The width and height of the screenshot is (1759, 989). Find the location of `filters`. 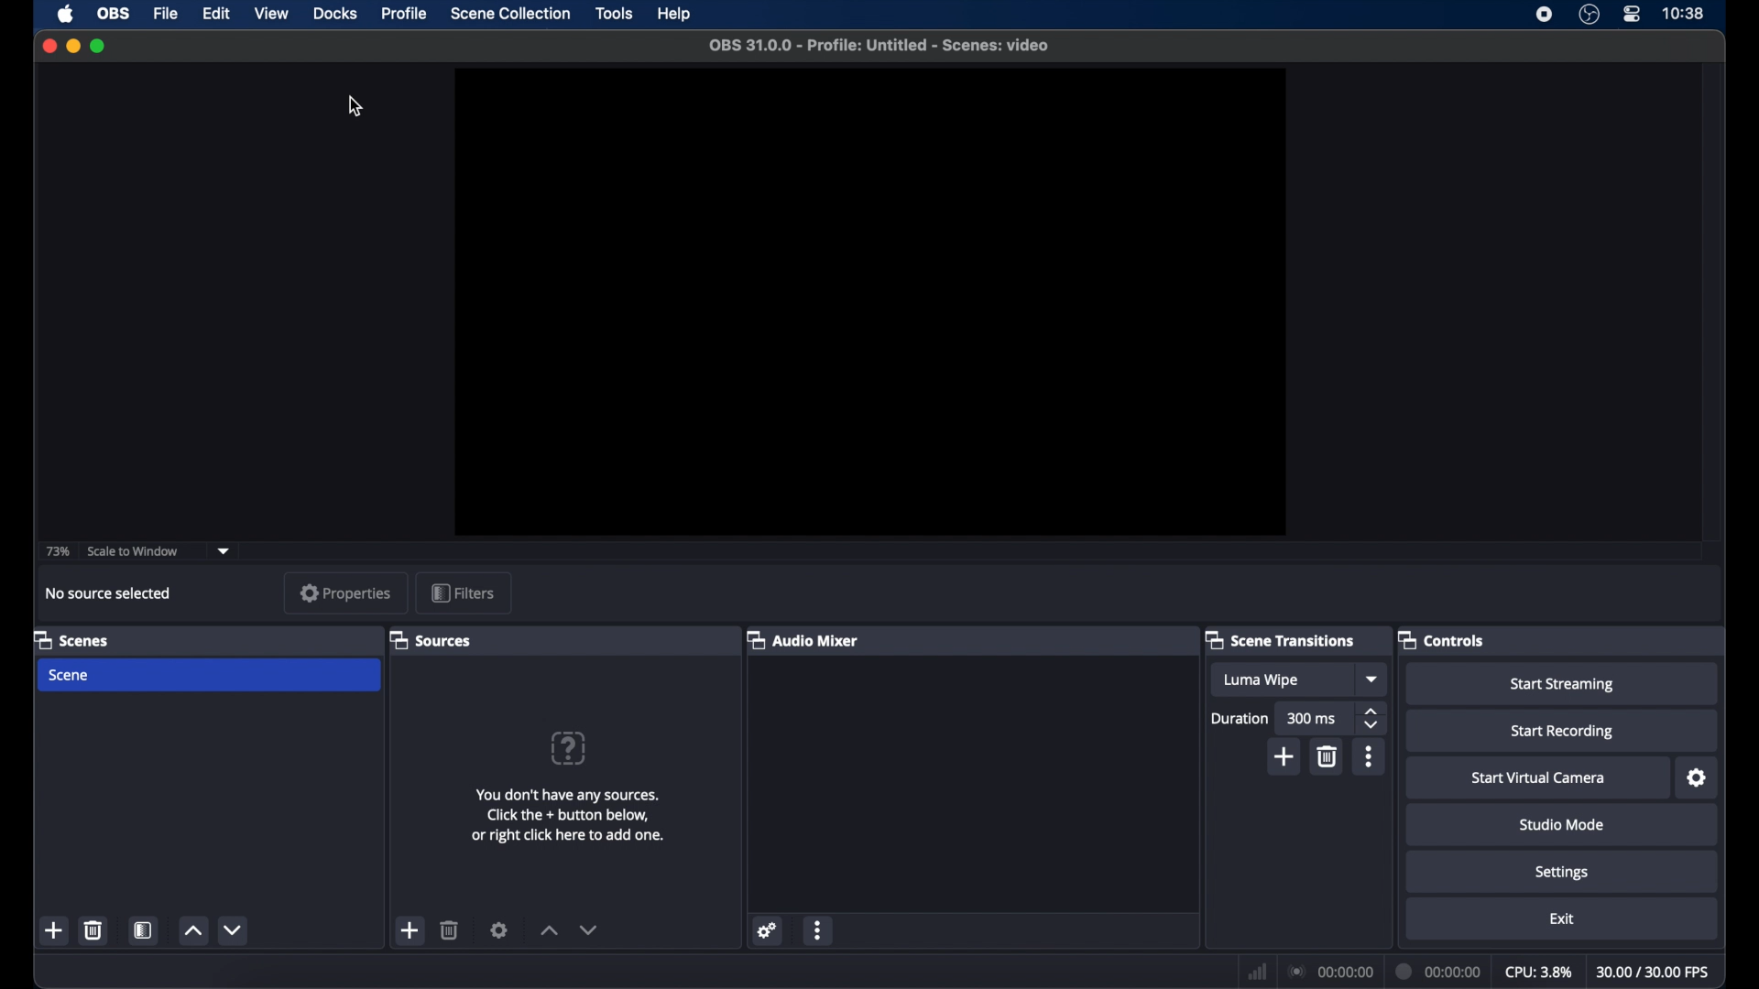

filters is located at coordinates (462, 592).